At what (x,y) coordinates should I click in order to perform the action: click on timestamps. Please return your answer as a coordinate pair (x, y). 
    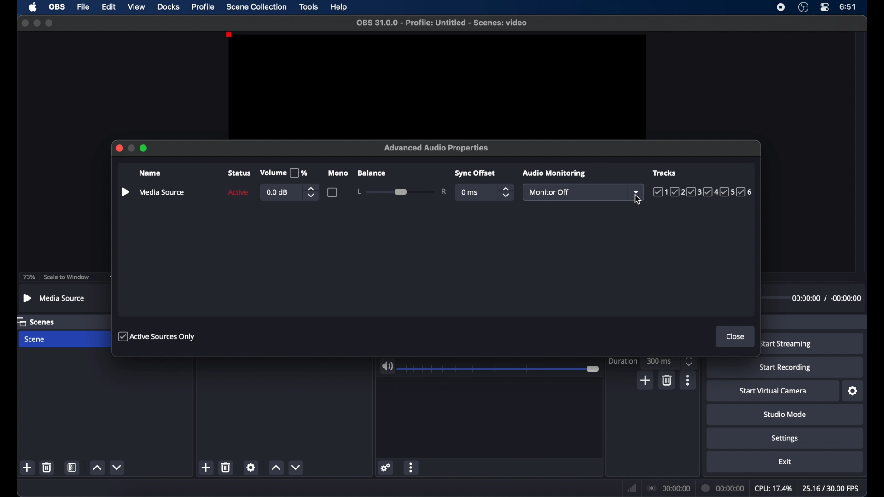
    Looking at the image, I should click on (826, 299).